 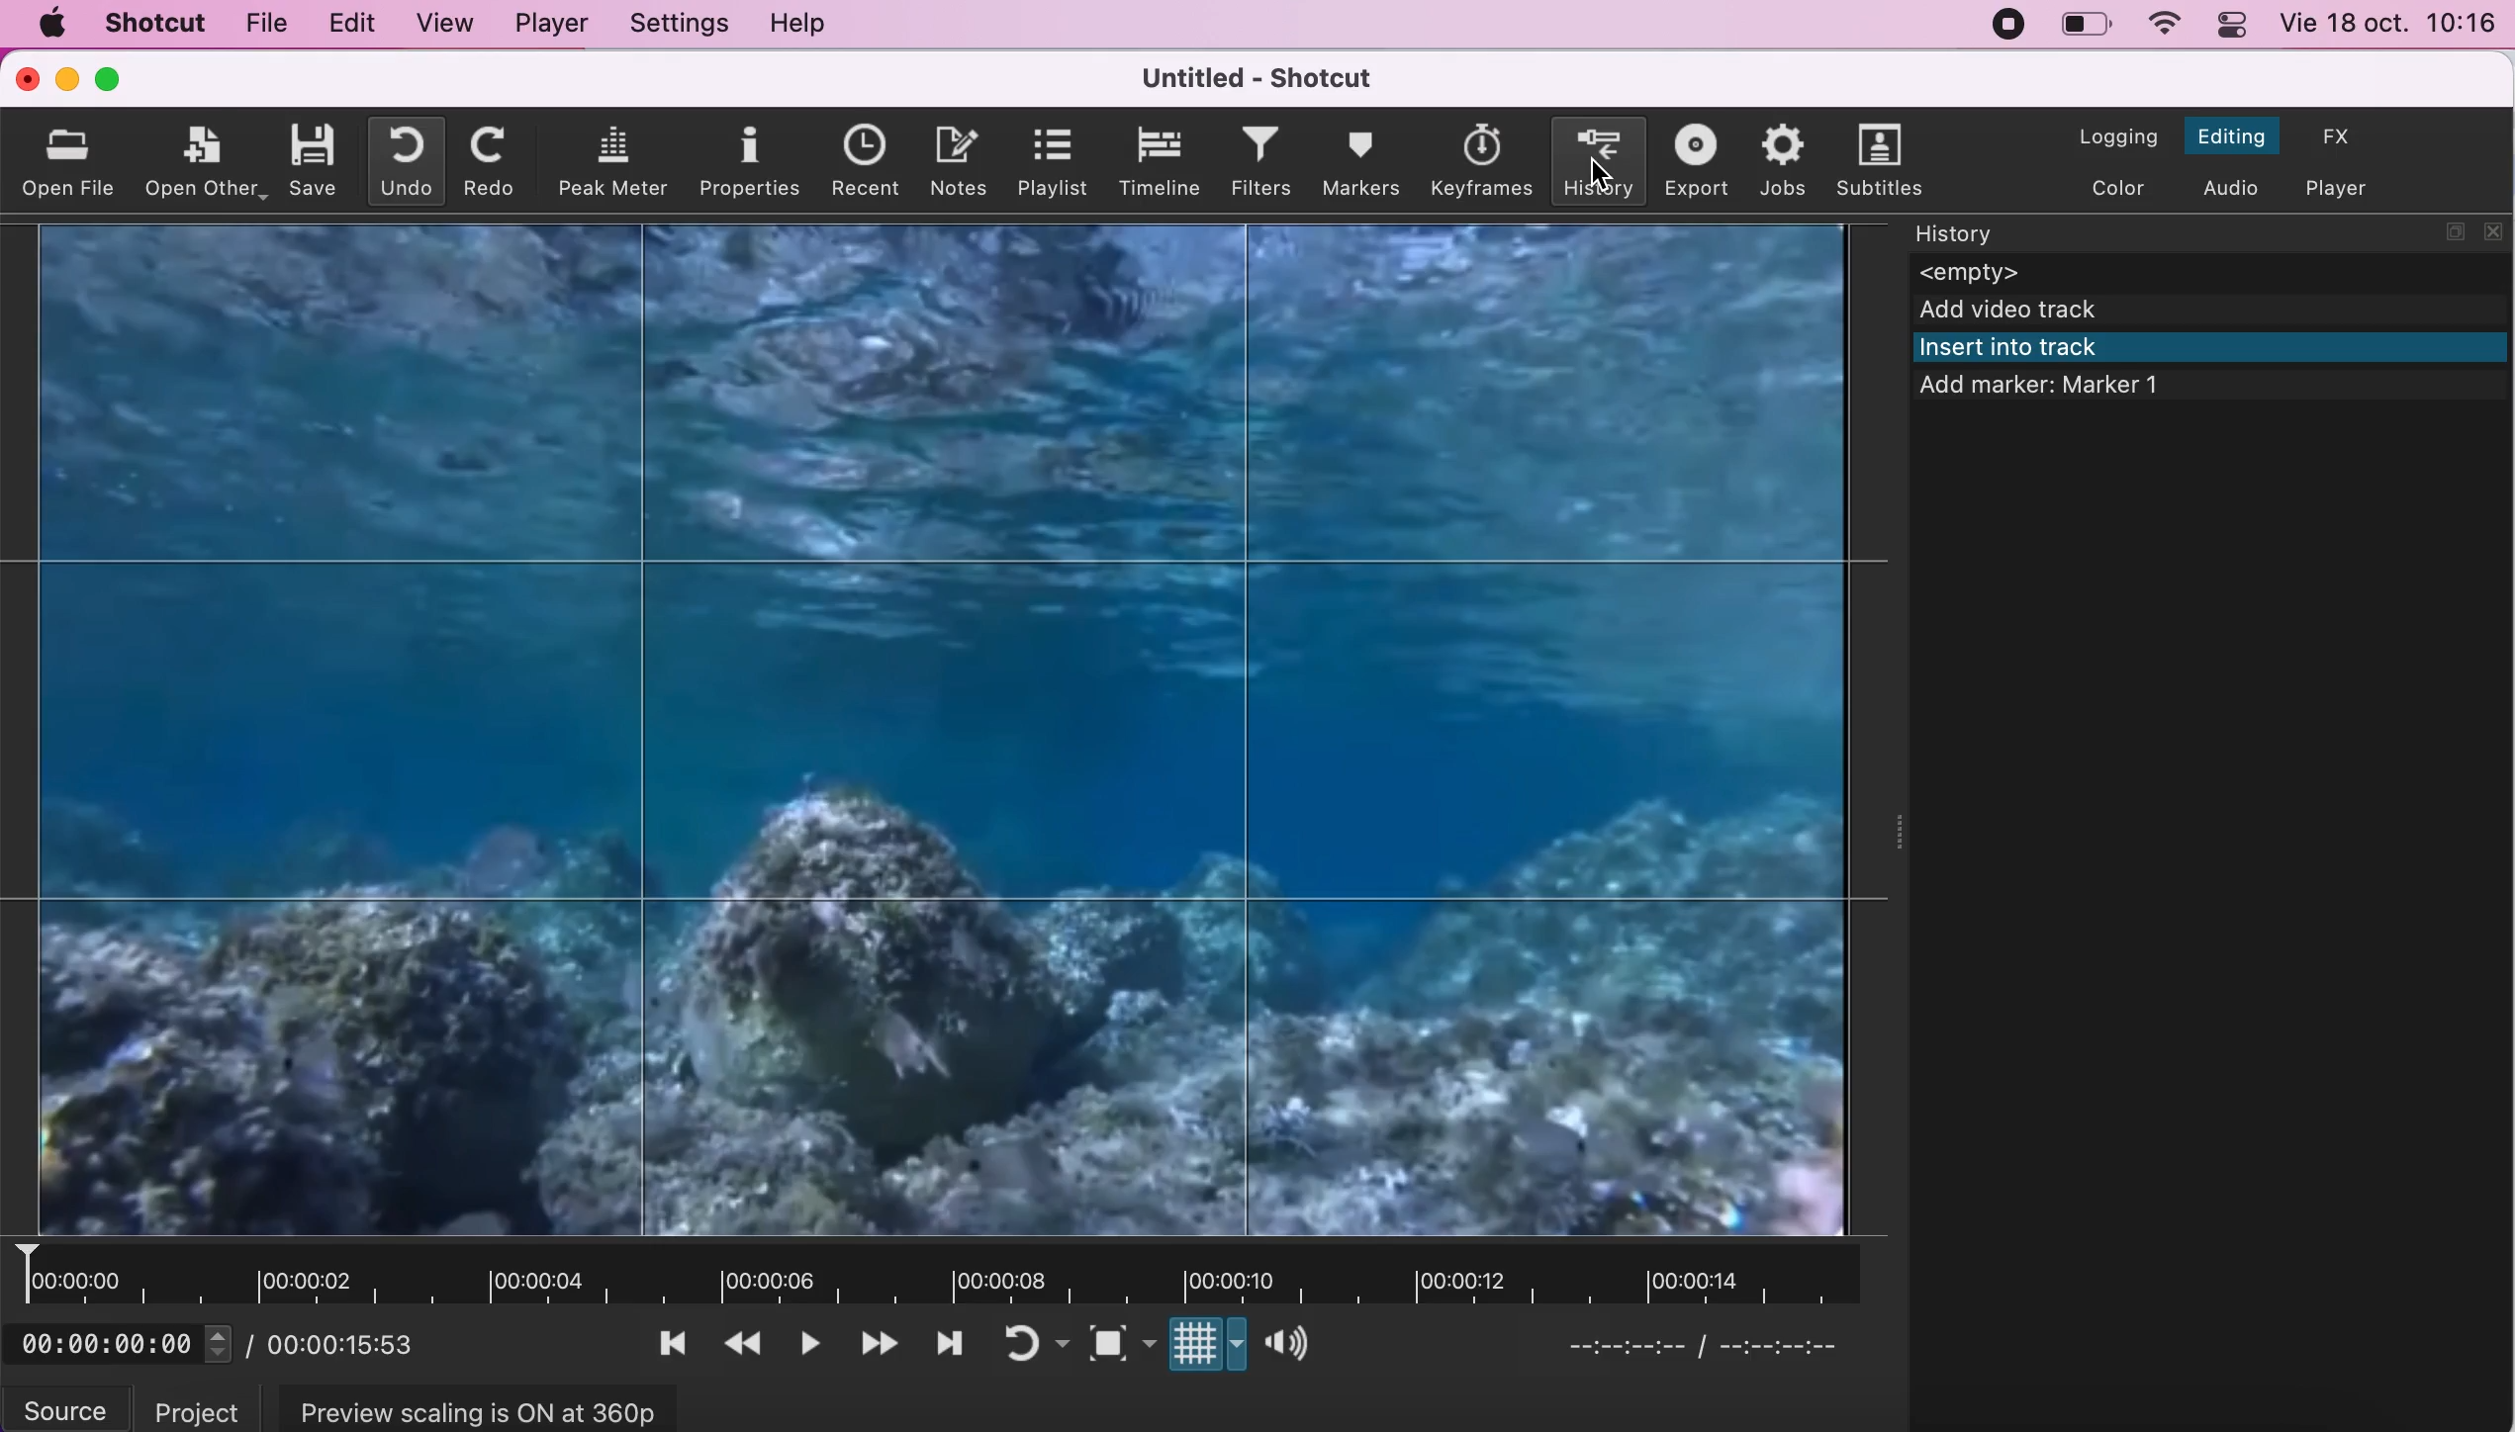 What do you see at coordinates (1257, 160) in the screenshot?
I see `filters` at bounding box center [1257, 160].